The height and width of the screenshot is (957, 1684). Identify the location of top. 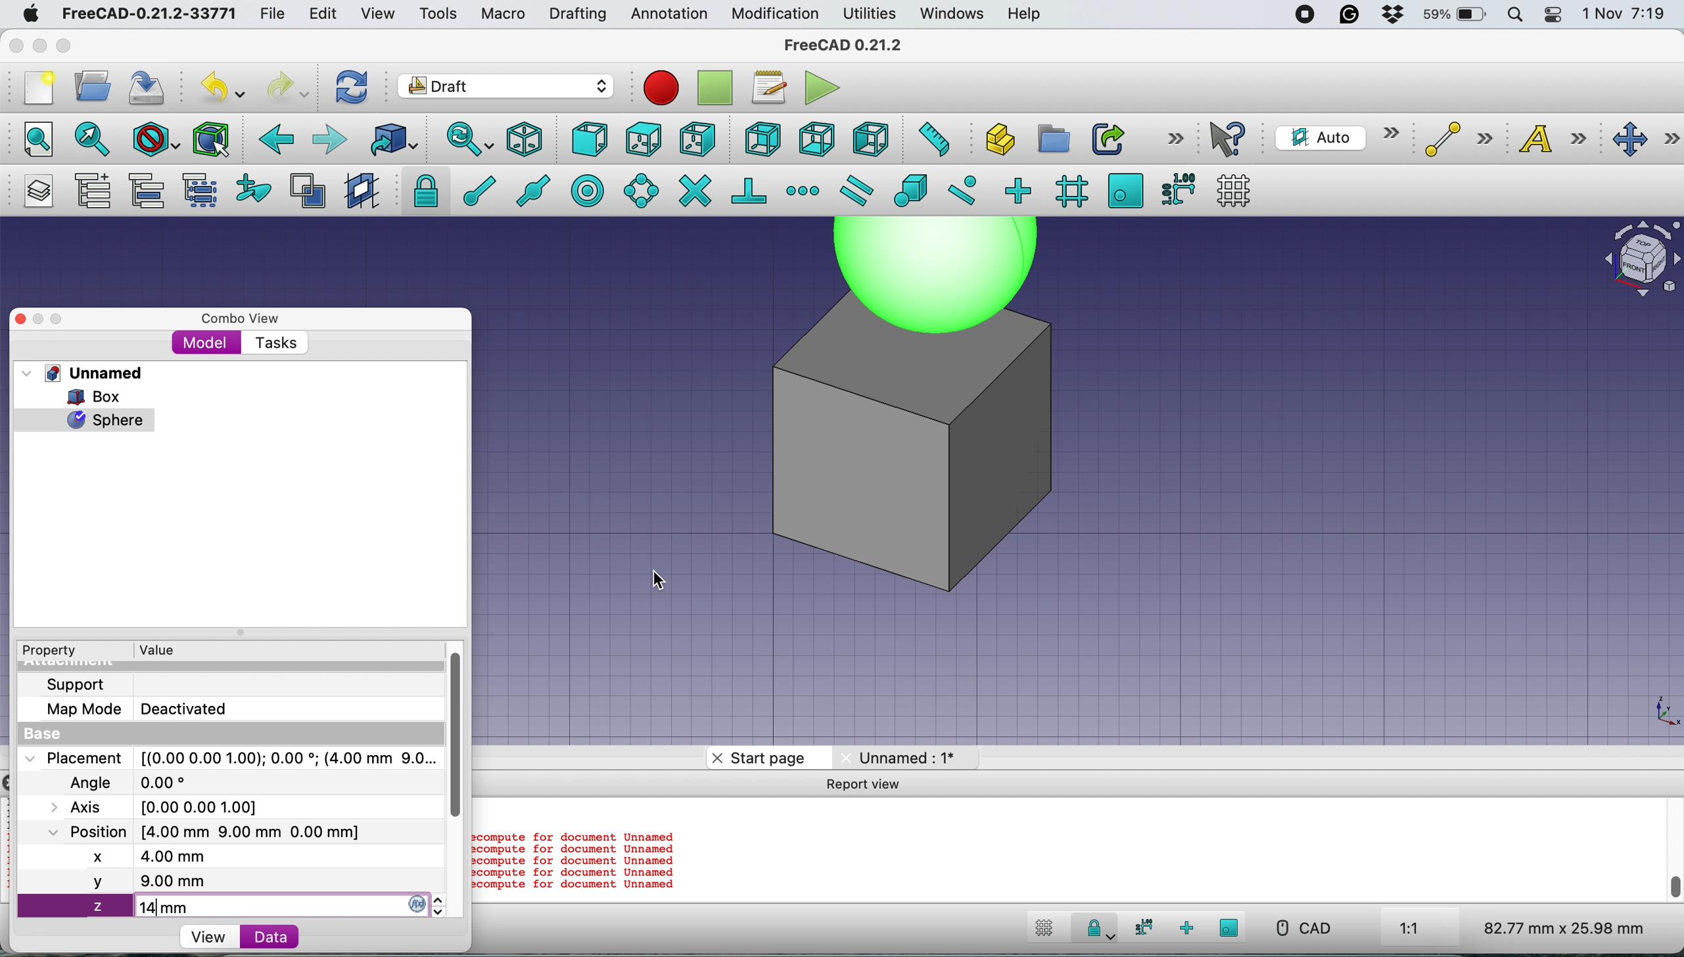
(643, 137).